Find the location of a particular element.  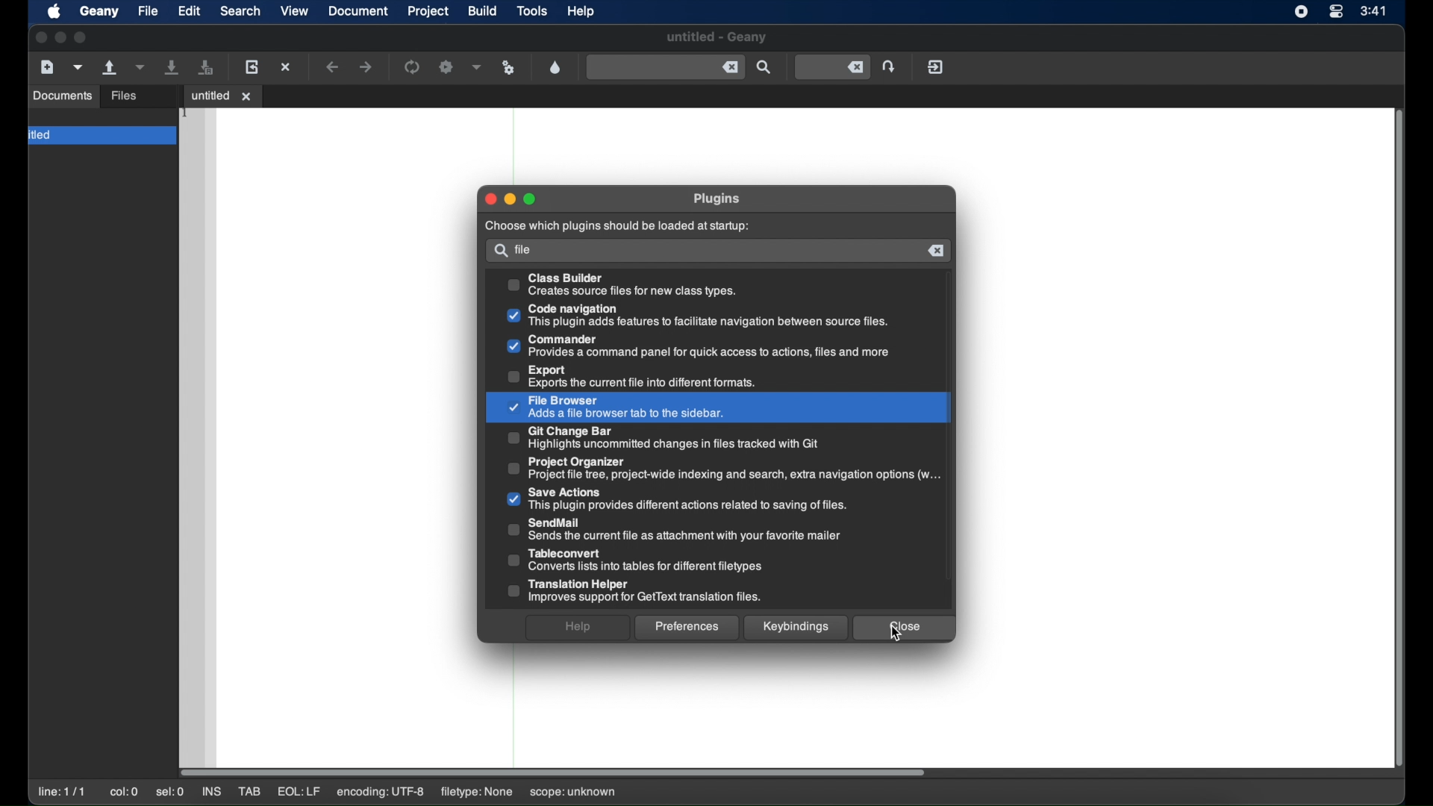

 is located at coordinates (531, 199).